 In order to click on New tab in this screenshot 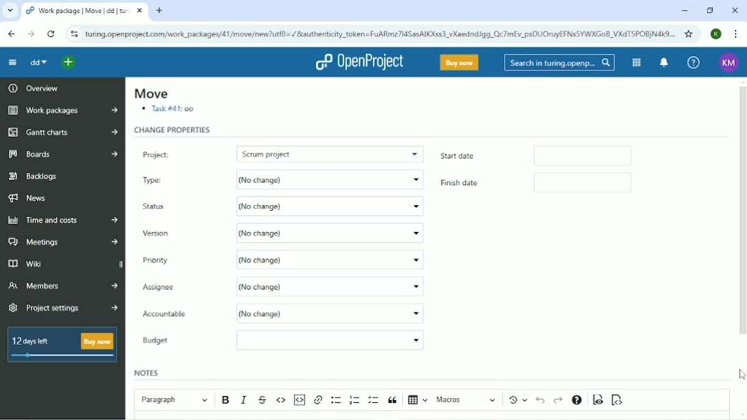, I will do `click(159, 10)`.